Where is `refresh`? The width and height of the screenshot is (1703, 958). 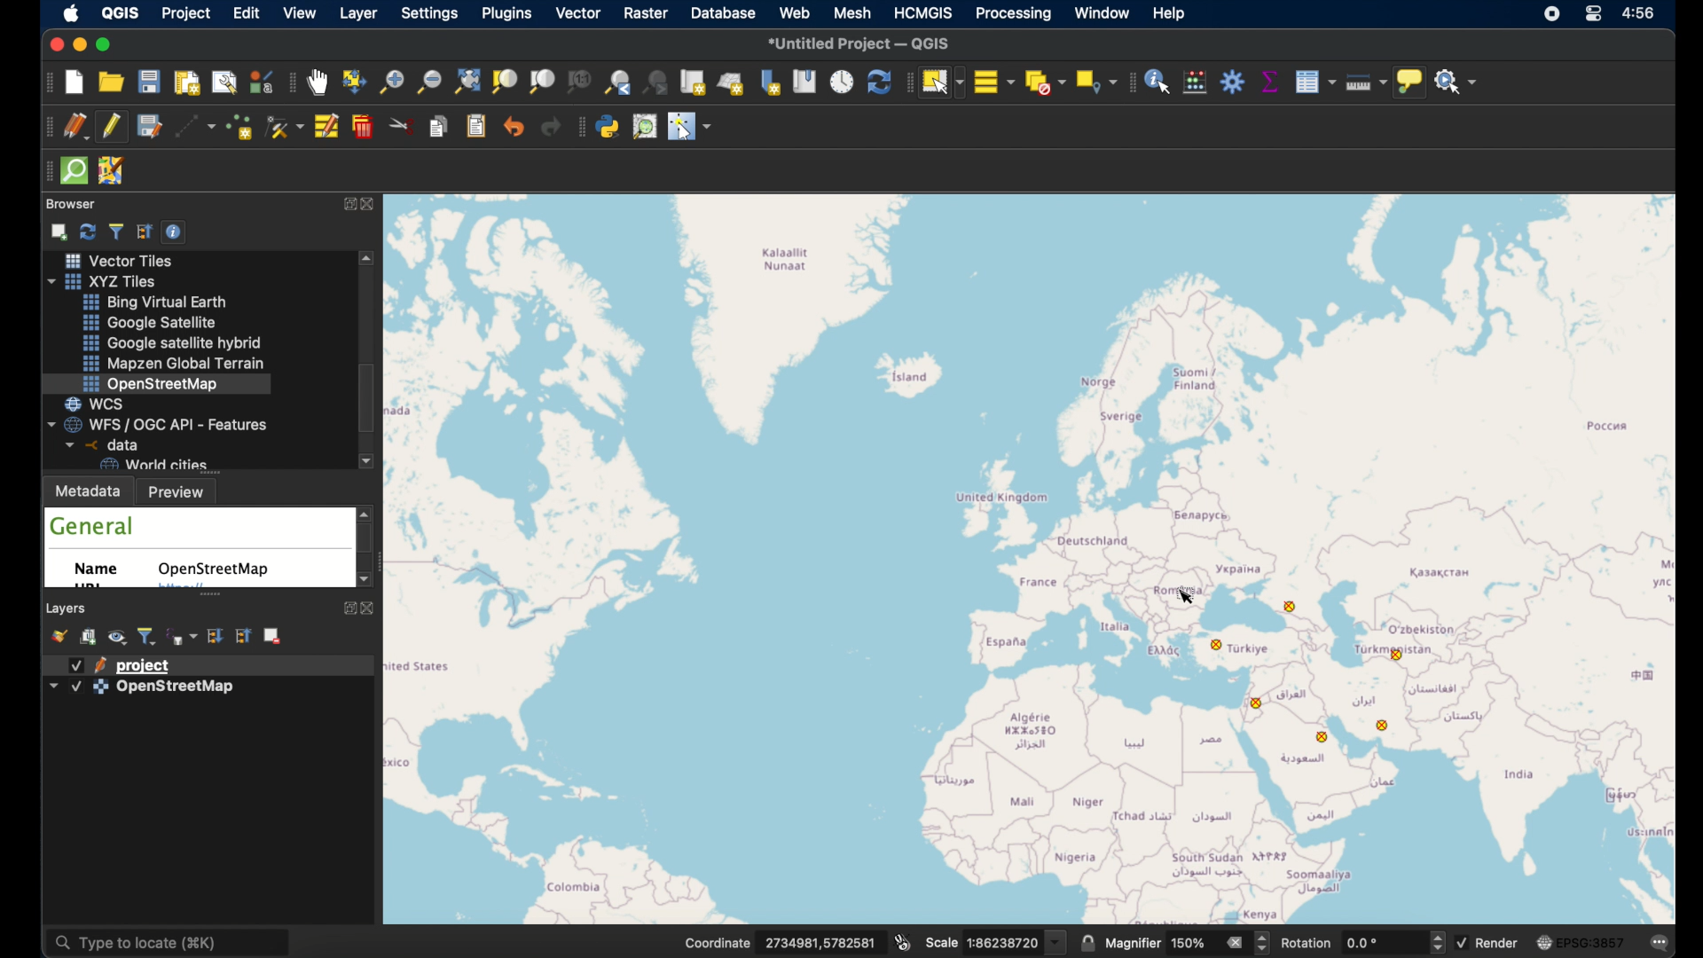
refresh is located at coordinates (877, 82).